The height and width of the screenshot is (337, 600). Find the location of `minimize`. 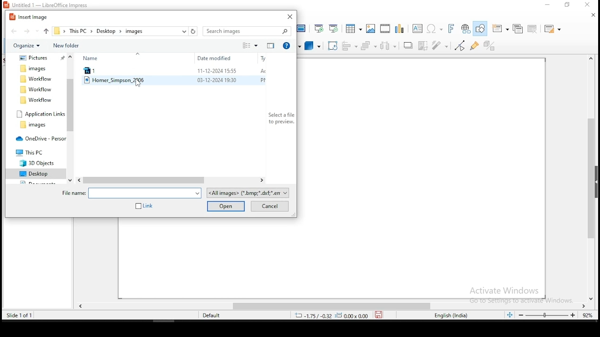

minimize is located at coordinates (548, 5).